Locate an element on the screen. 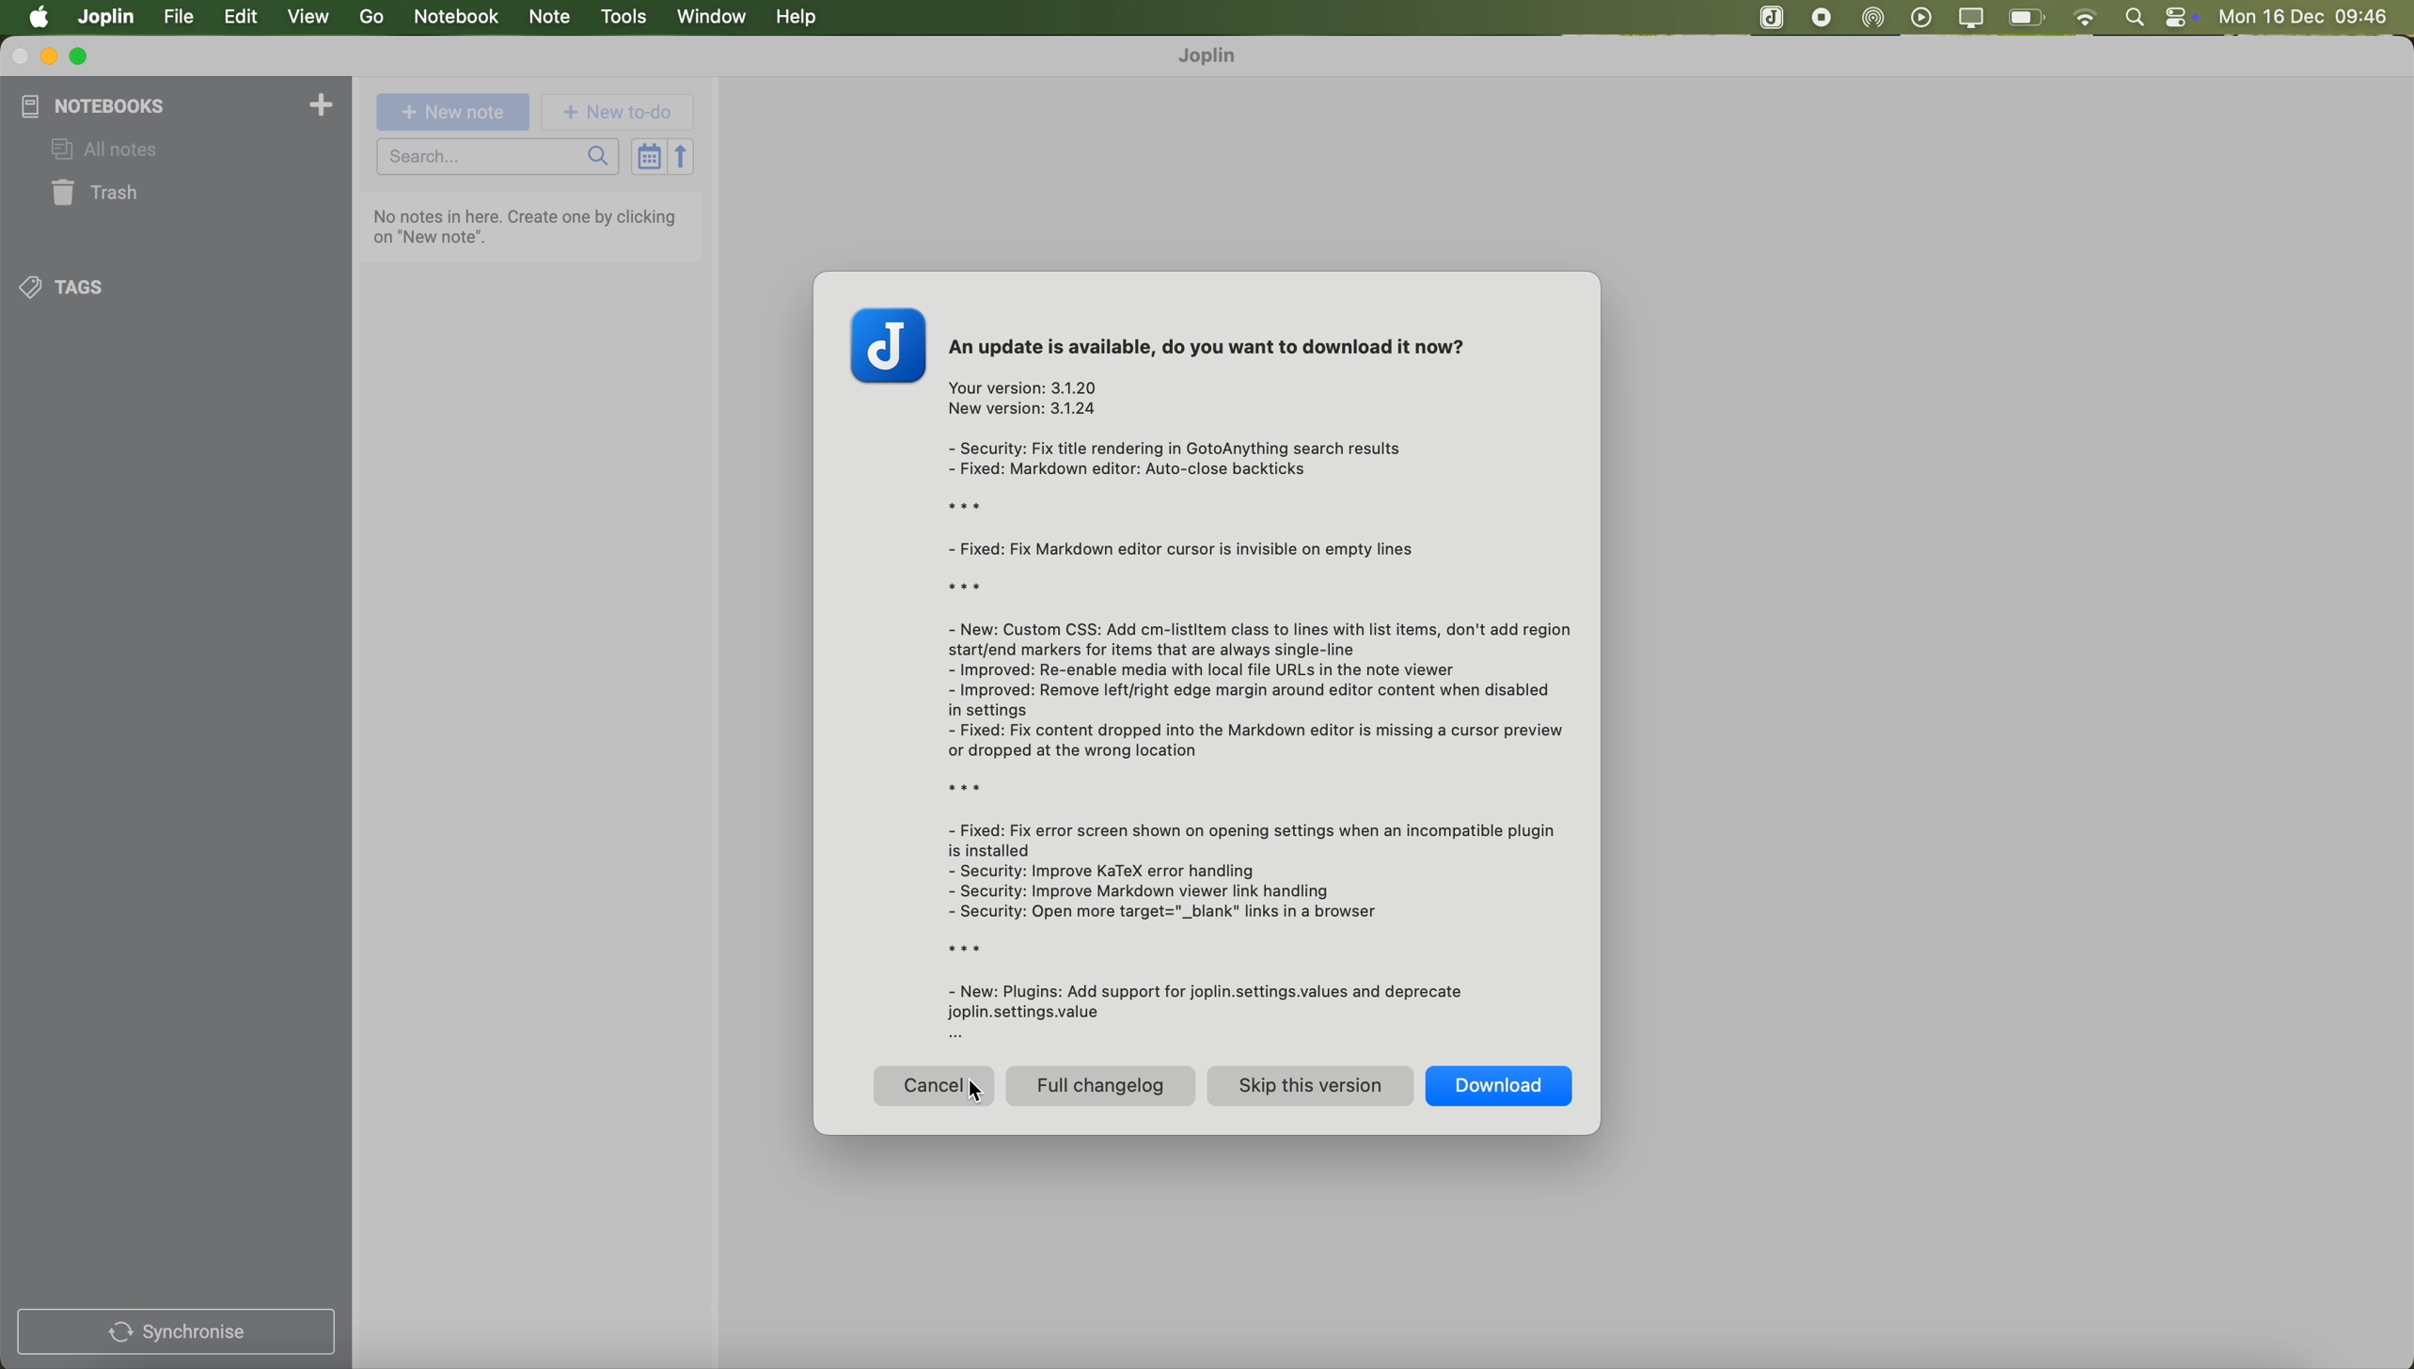 The width and height of the screenshot is (2414, 1369).  close program is located at coordinates (16, 56).